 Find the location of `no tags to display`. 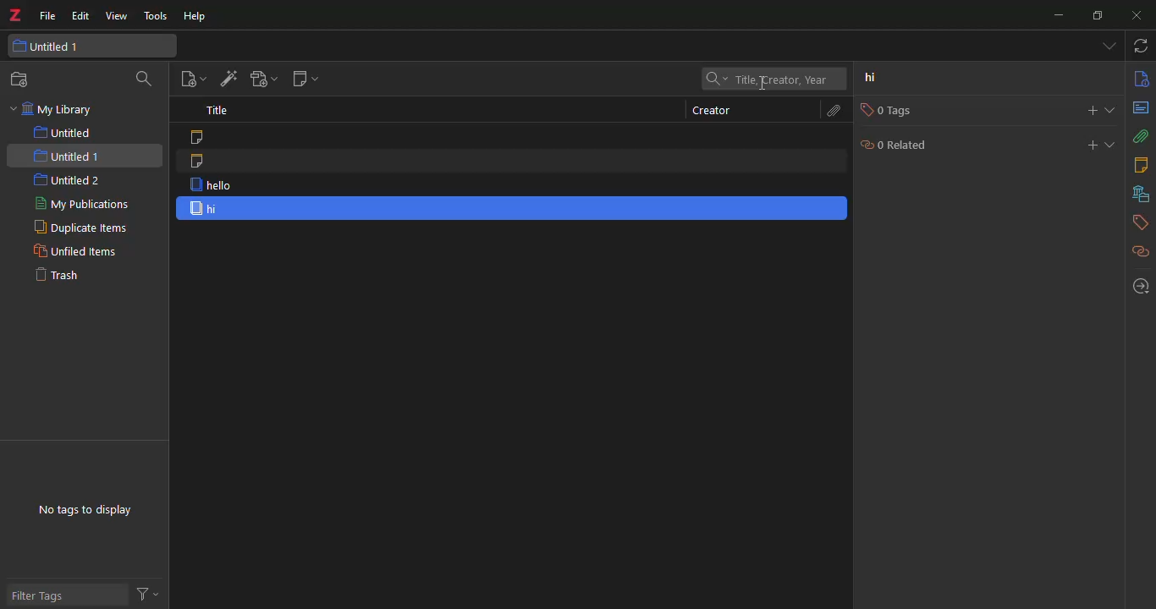

no tags to display is located at coordinates (87, 510).